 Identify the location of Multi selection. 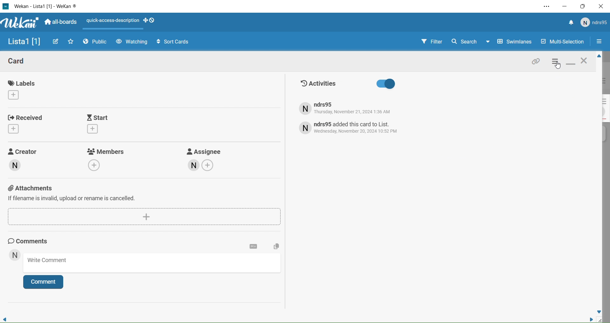
(563, 43).